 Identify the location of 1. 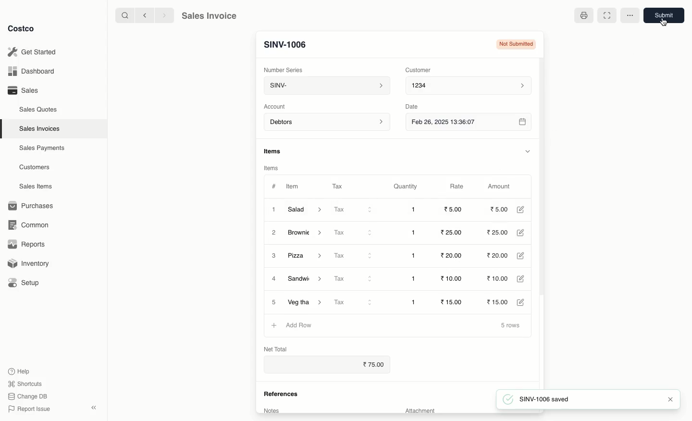
(272, 209).